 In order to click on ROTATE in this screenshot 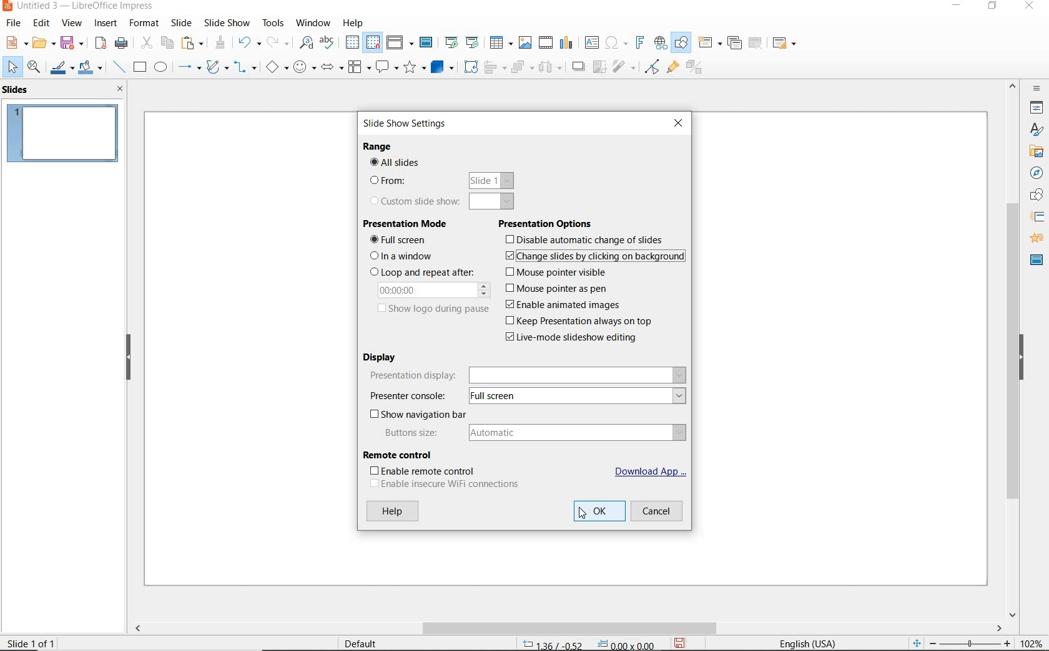, I will do `click(472, 67)`.